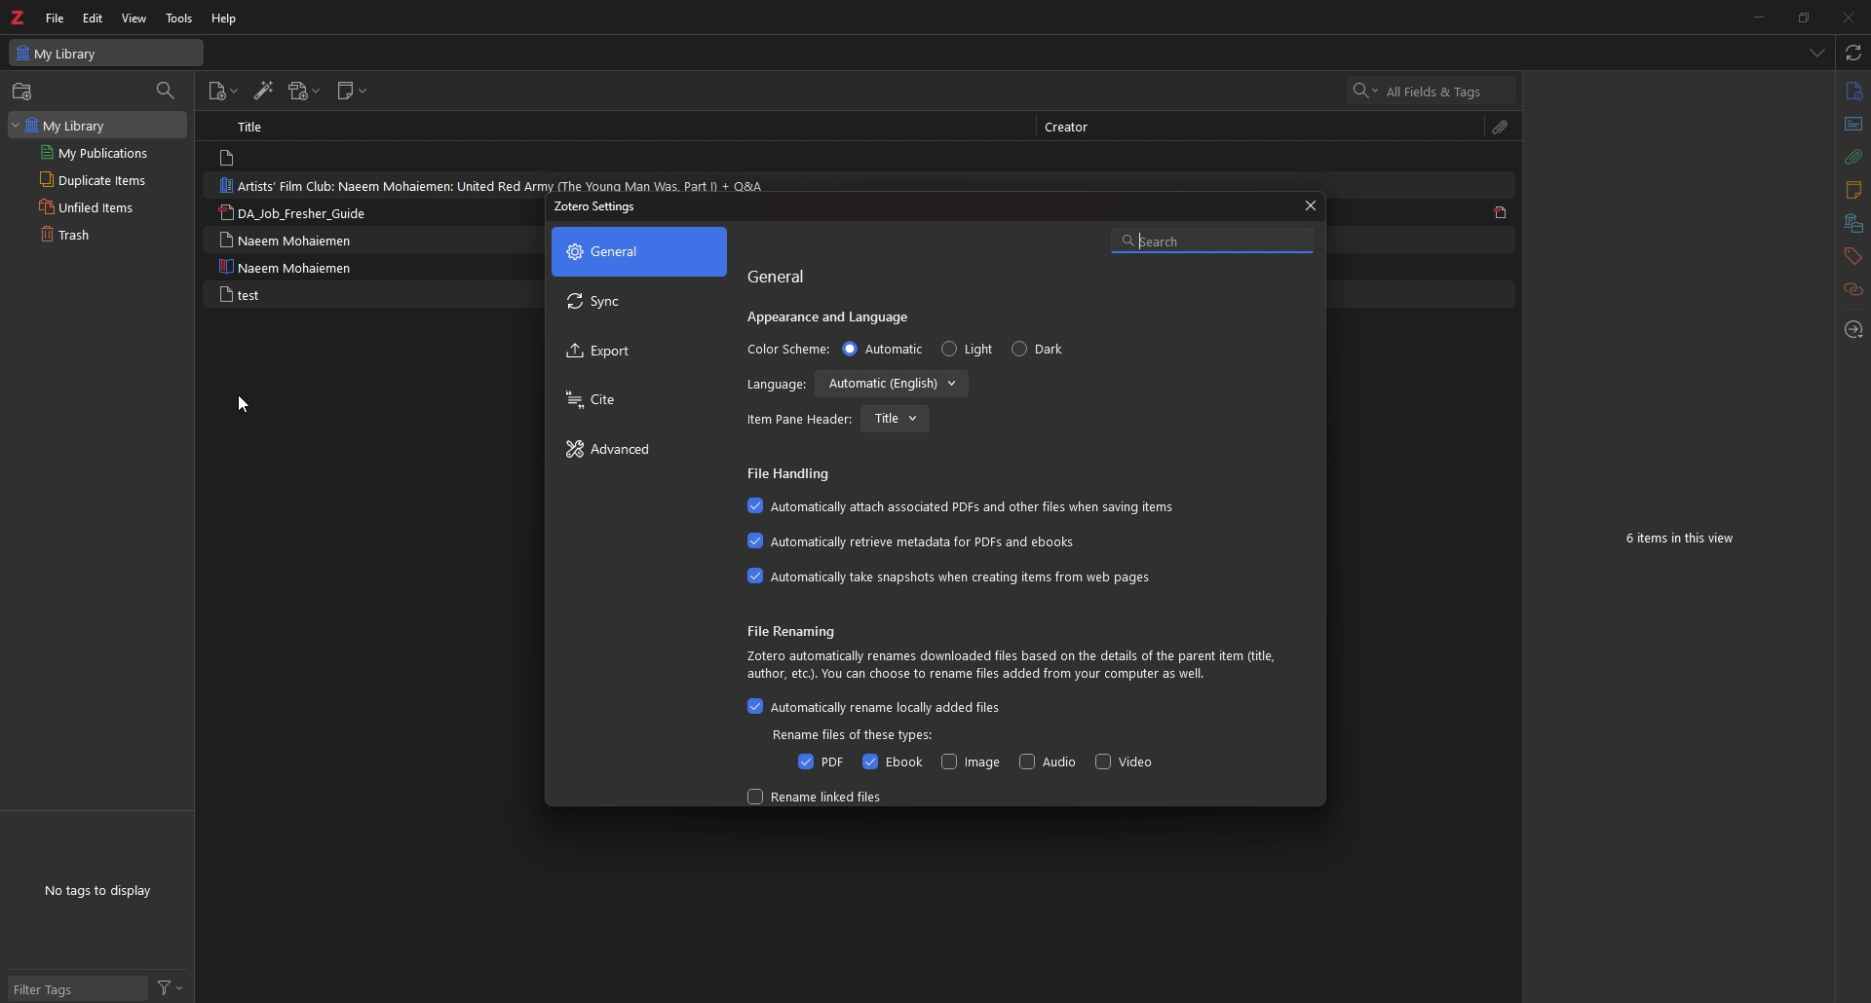  I want to click on Naeem Mohaiemen, so click(289, 267).